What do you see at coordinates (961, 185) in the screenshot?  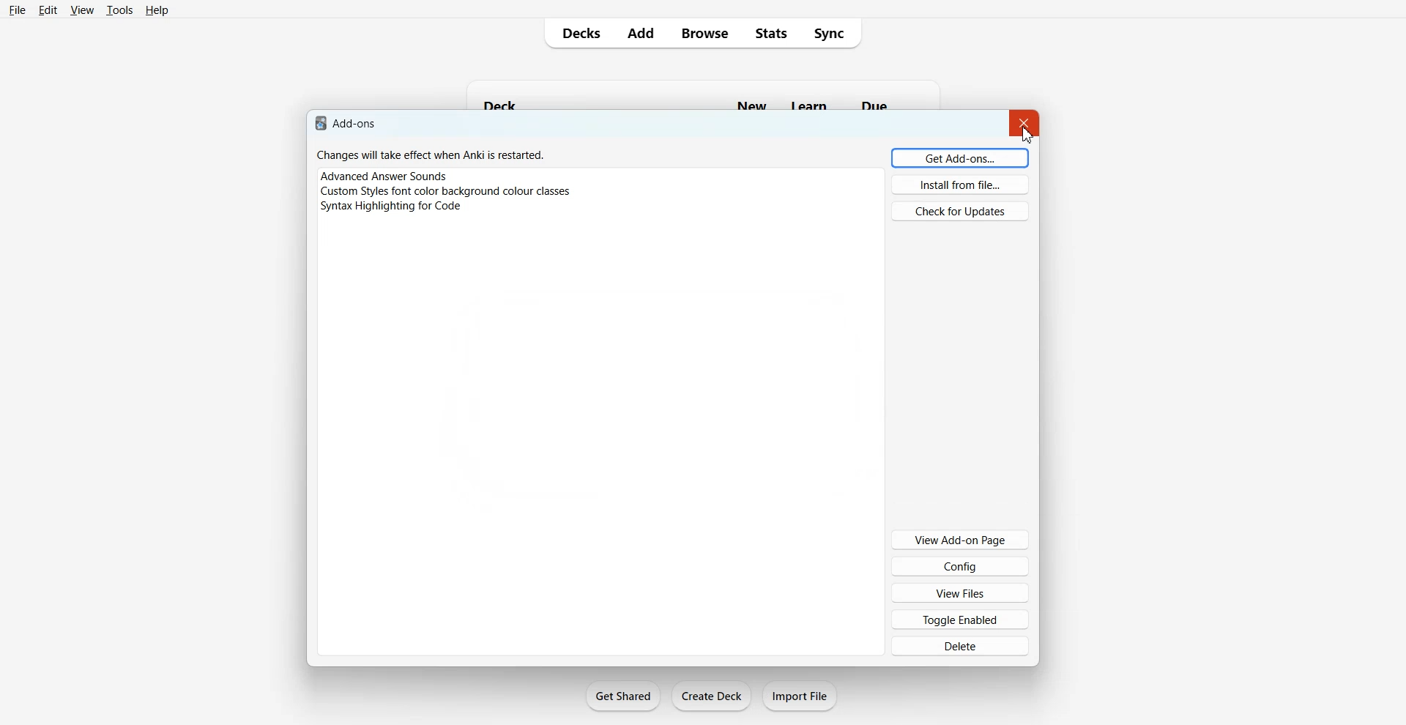 I see `Install from file` at bounding box center [961, 185].